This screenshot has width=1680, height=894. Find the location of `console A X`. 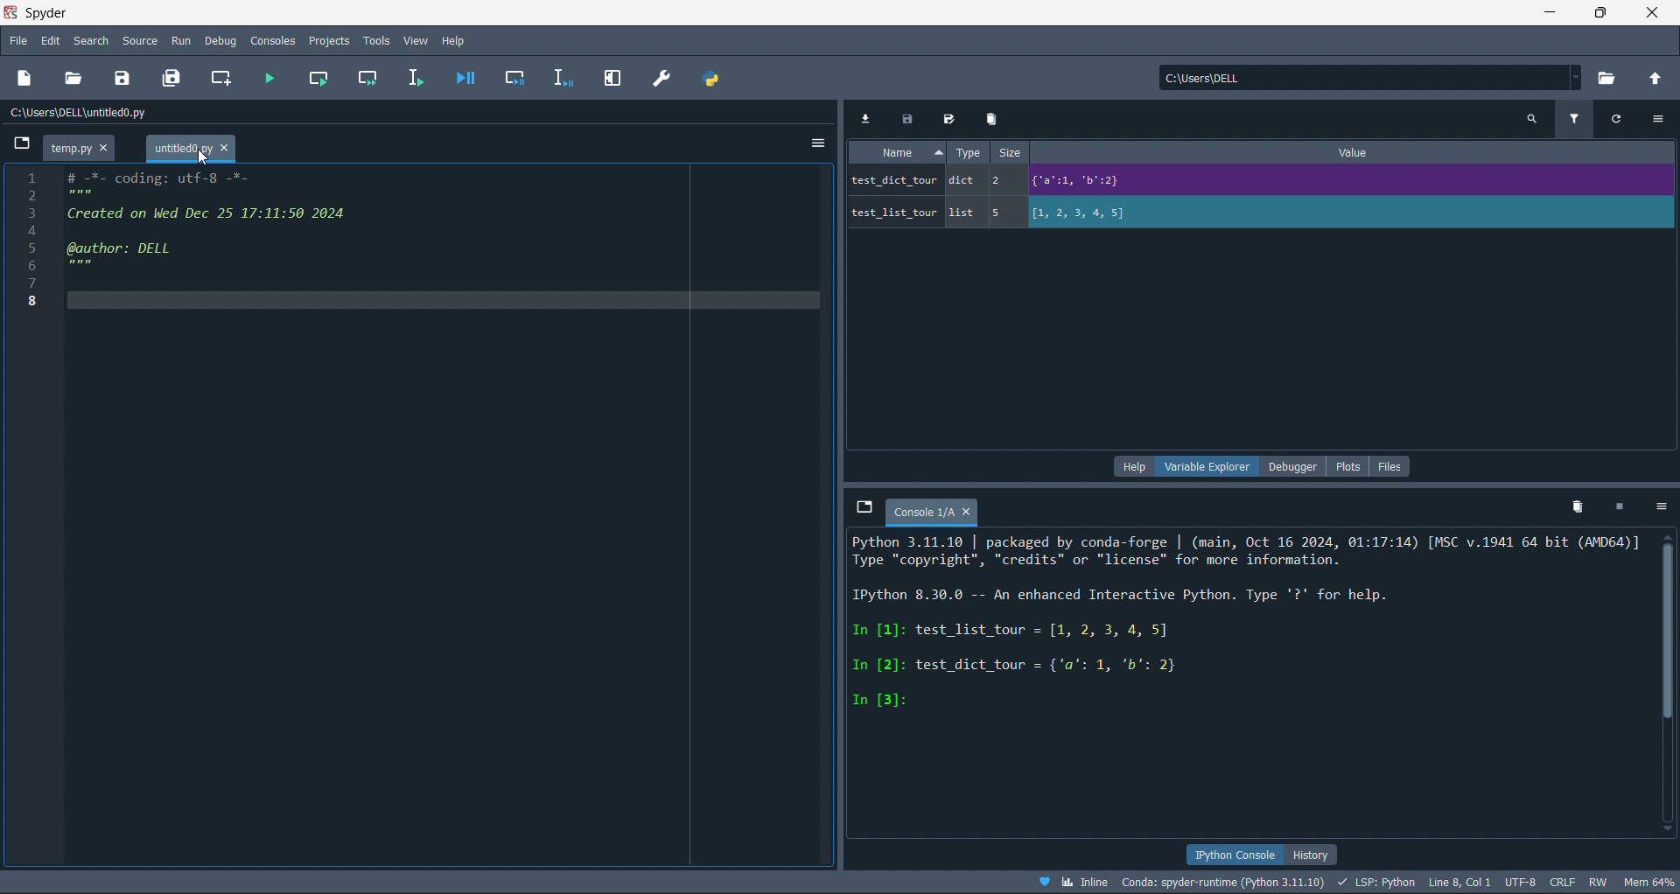

console A X is located at coordinates (942, 513).